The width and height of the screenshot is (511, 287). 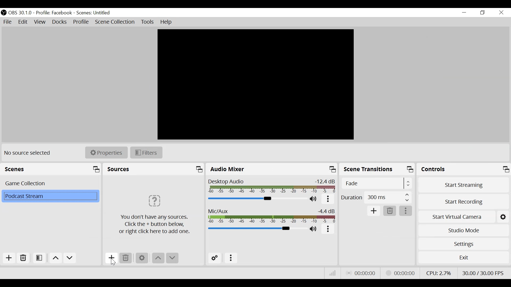 I want to click on Tools, so click(x=148, y=22).